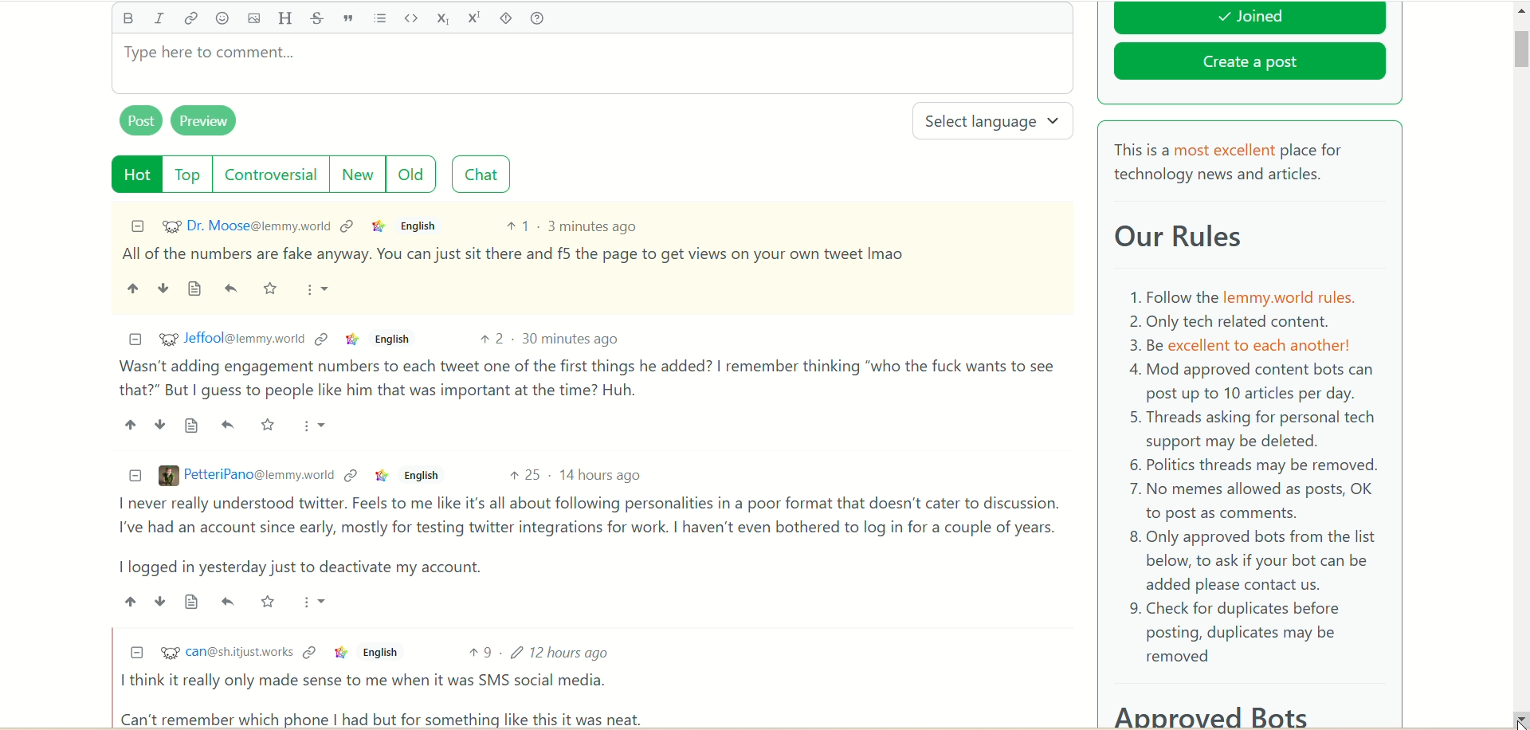  I want to click on list, so click(381, 18).